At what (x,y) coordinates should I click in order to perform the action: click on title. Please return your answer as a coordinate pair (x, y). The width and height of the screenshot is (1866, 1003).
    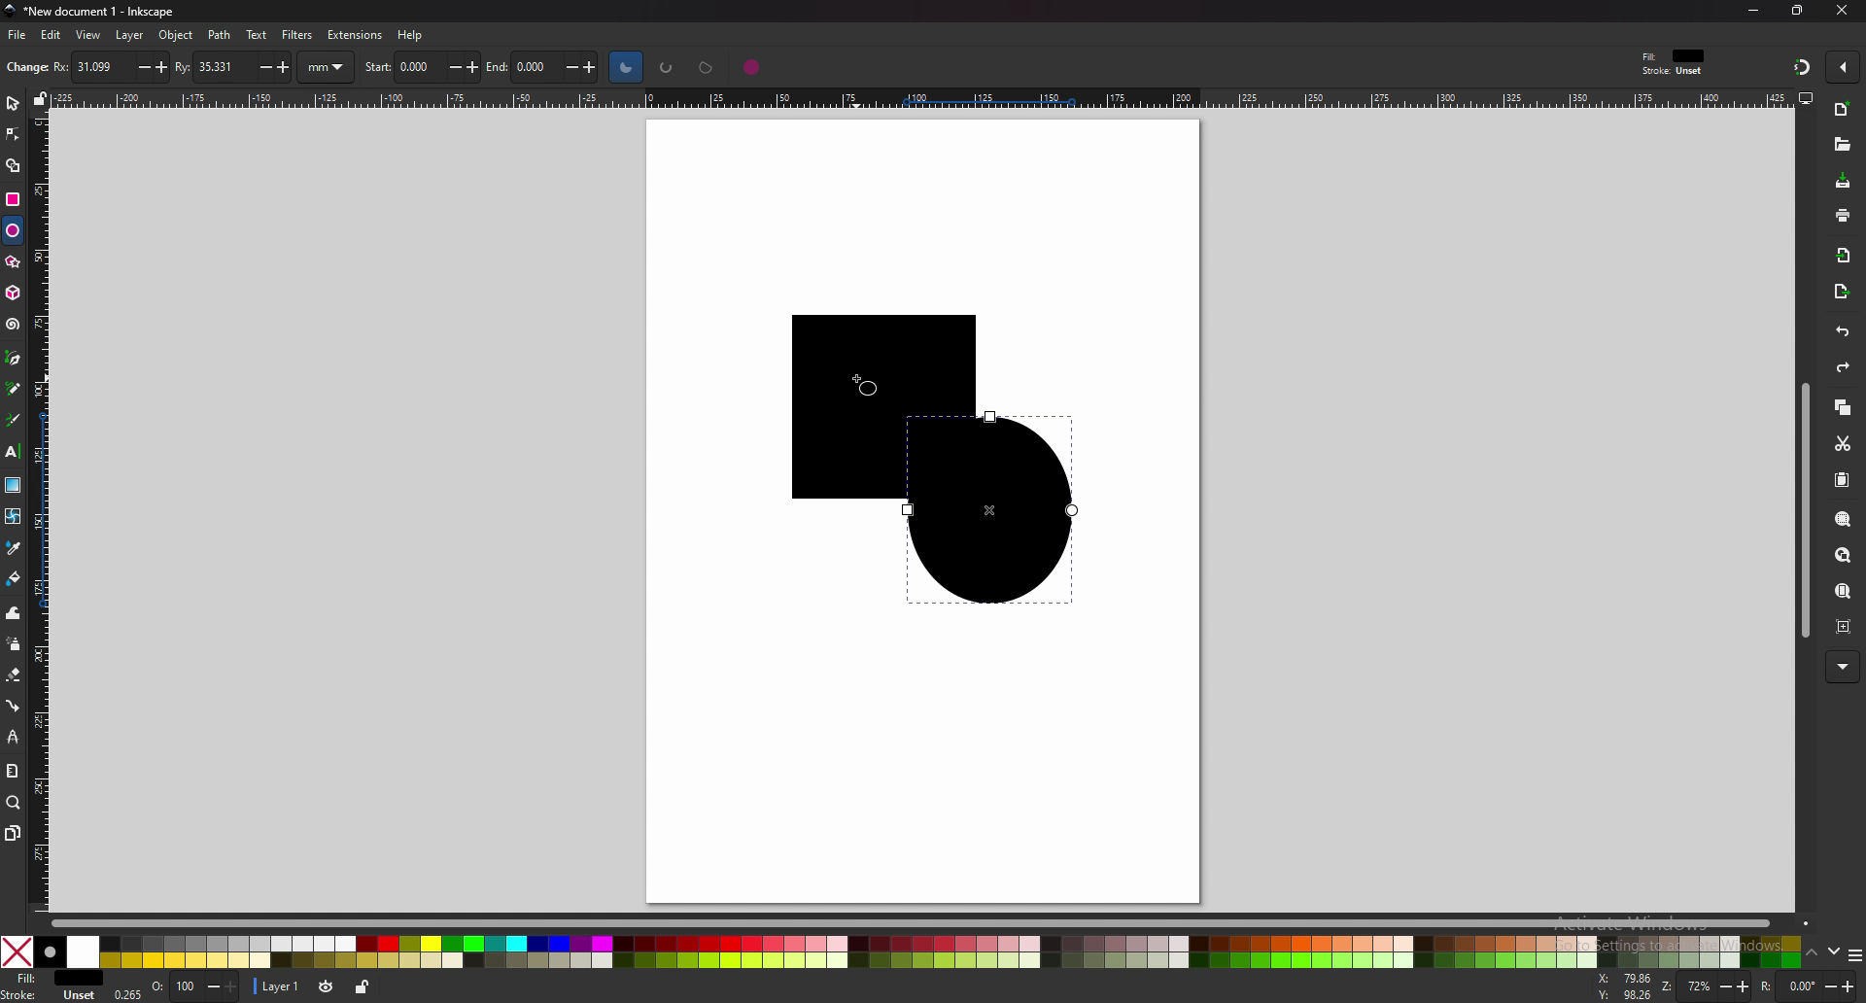
    Looking at the image, I should click on (87, 11).